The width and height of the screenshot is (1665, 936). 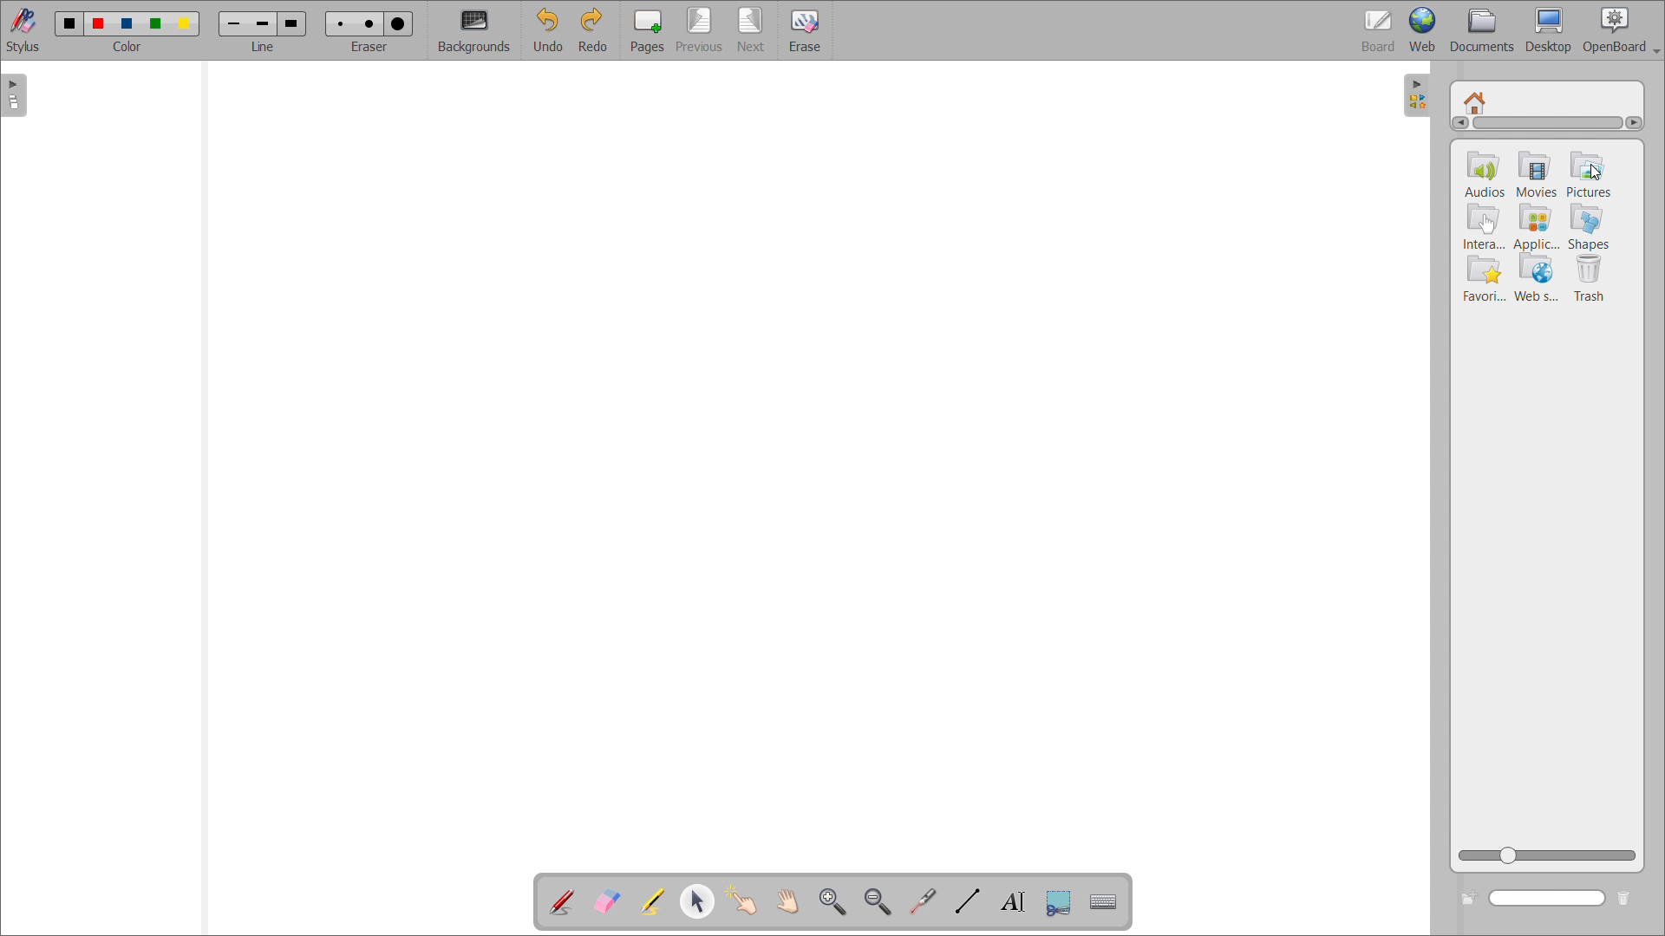 I want to click on cursor, so click(x=1596, y=173).